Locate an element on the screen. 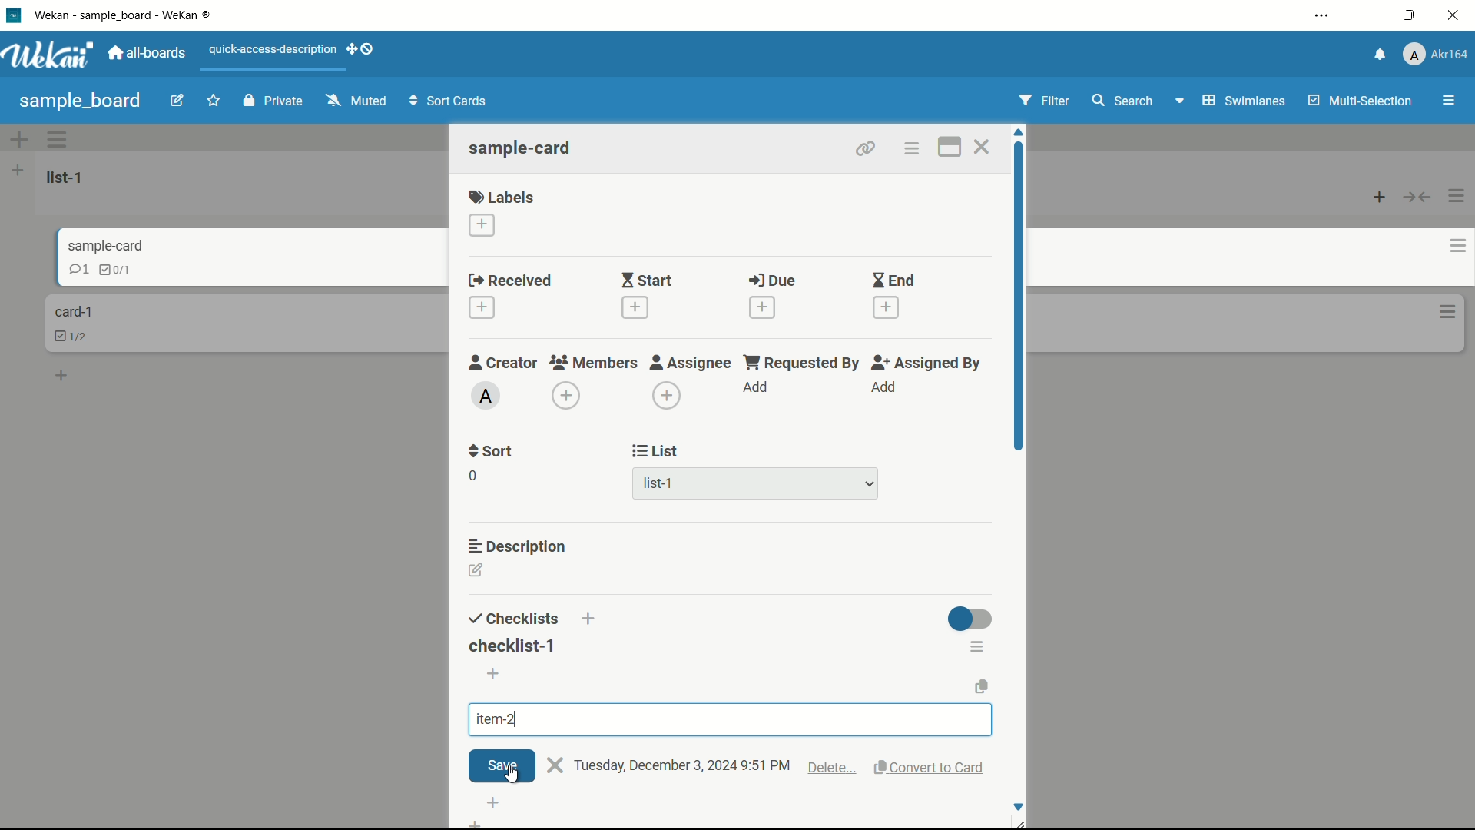 This screenshot has height=830, width=1475. list actions is located at coordinates (17, 170).